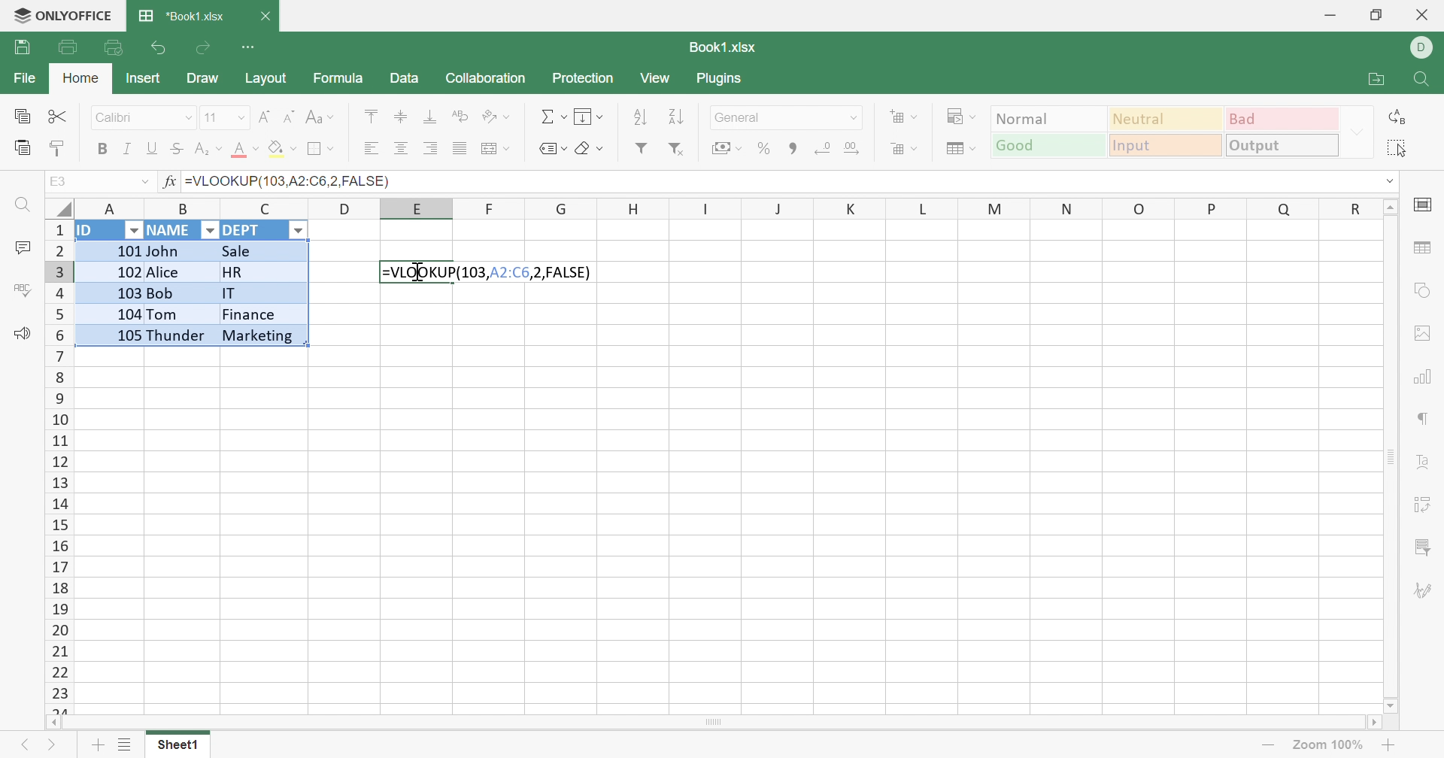  Describe the element at coordinates (1418, 377) in the screenshot. I see `Chart settings` at that location.